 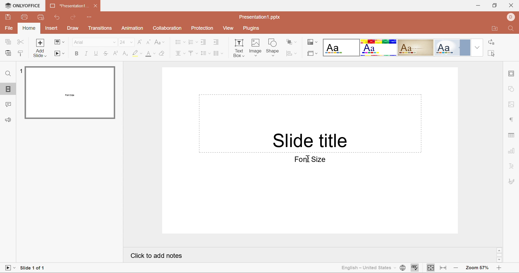 What do you see at coordinates (239, 49) in the screenshot?
I see `Text Box` at bounding box center [239, 49].